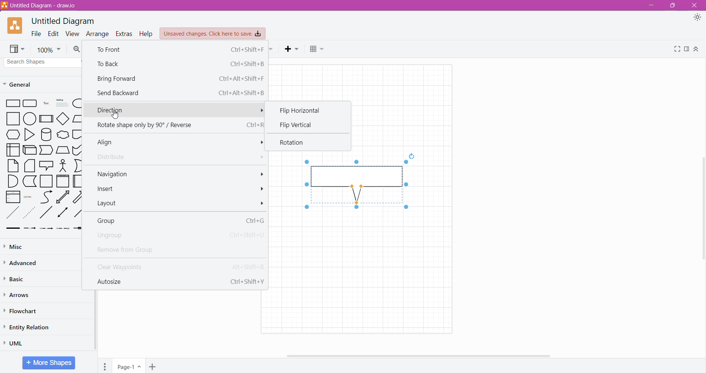 The height and width of the screenshot is (373, 706). I want to click on Misc, so click(18, 246).